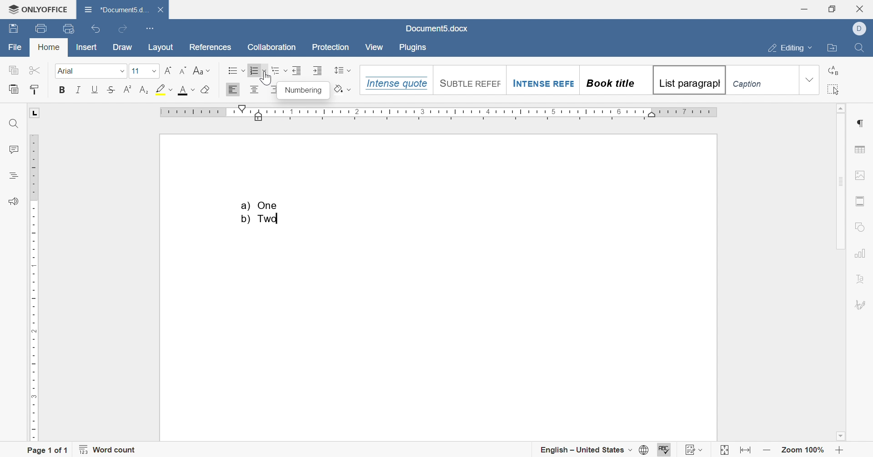 This screenshot has width=873, height=457. What do you see at coordinates (860, 149) in the screenshot?
I see `table settings` at bounding box center [860, 149].